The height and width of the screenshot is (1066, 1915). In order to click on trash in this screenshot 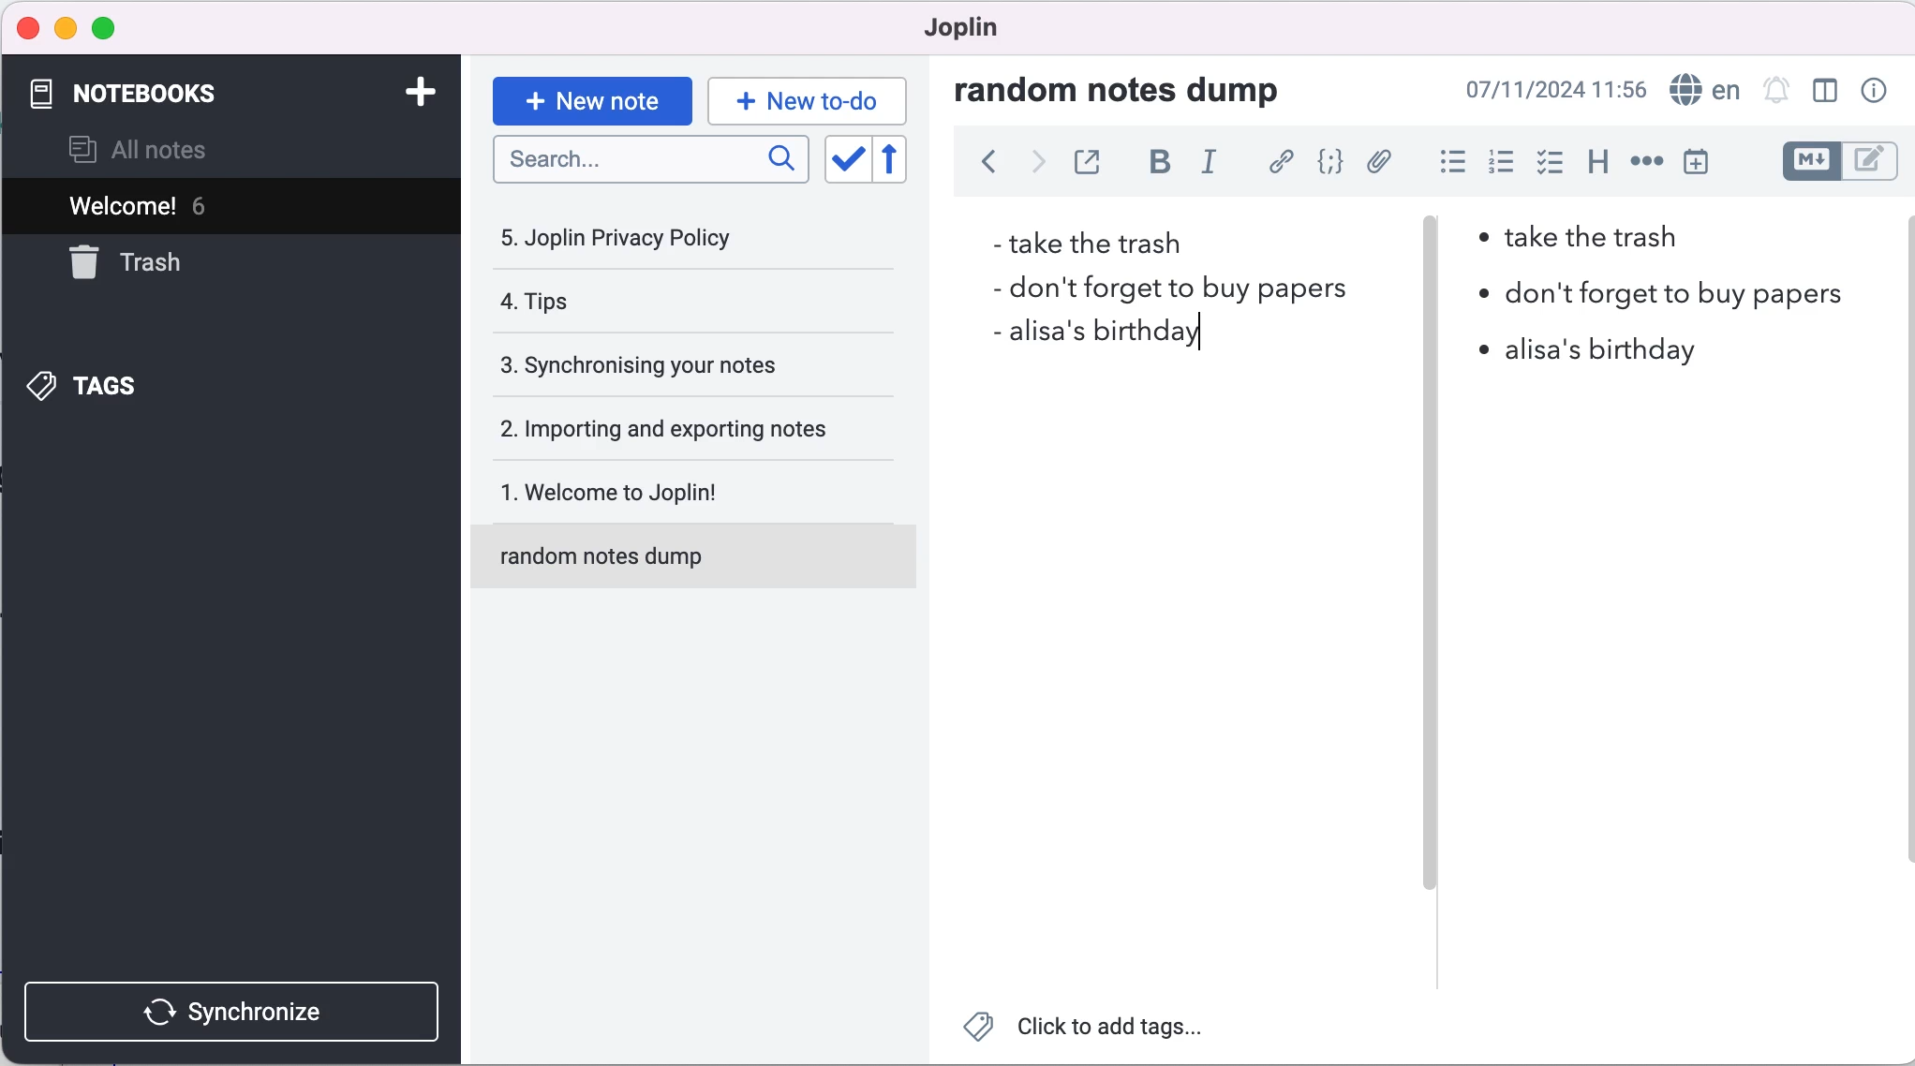, I will do `click(171, 264)`.